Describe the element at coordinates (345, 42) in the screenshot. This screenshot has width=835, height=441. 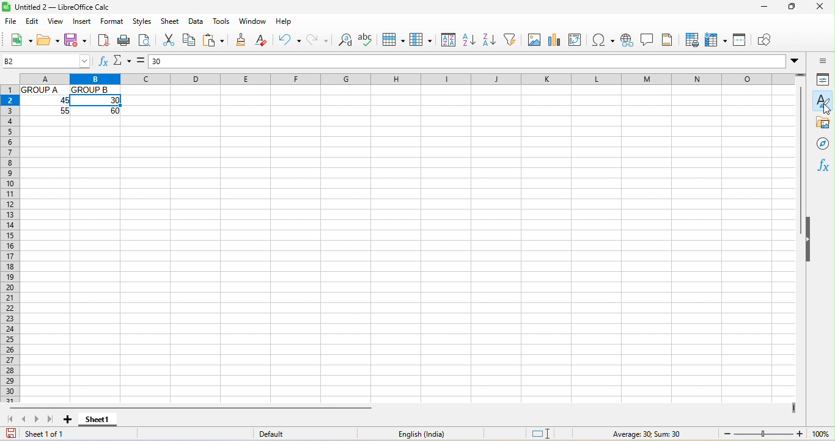
I see `find and replace` at that location.